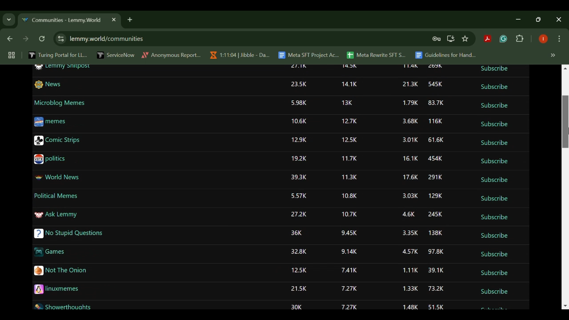 The height and width of the screenshot is (320, 569). I want to click on politics, so click(51, 159).